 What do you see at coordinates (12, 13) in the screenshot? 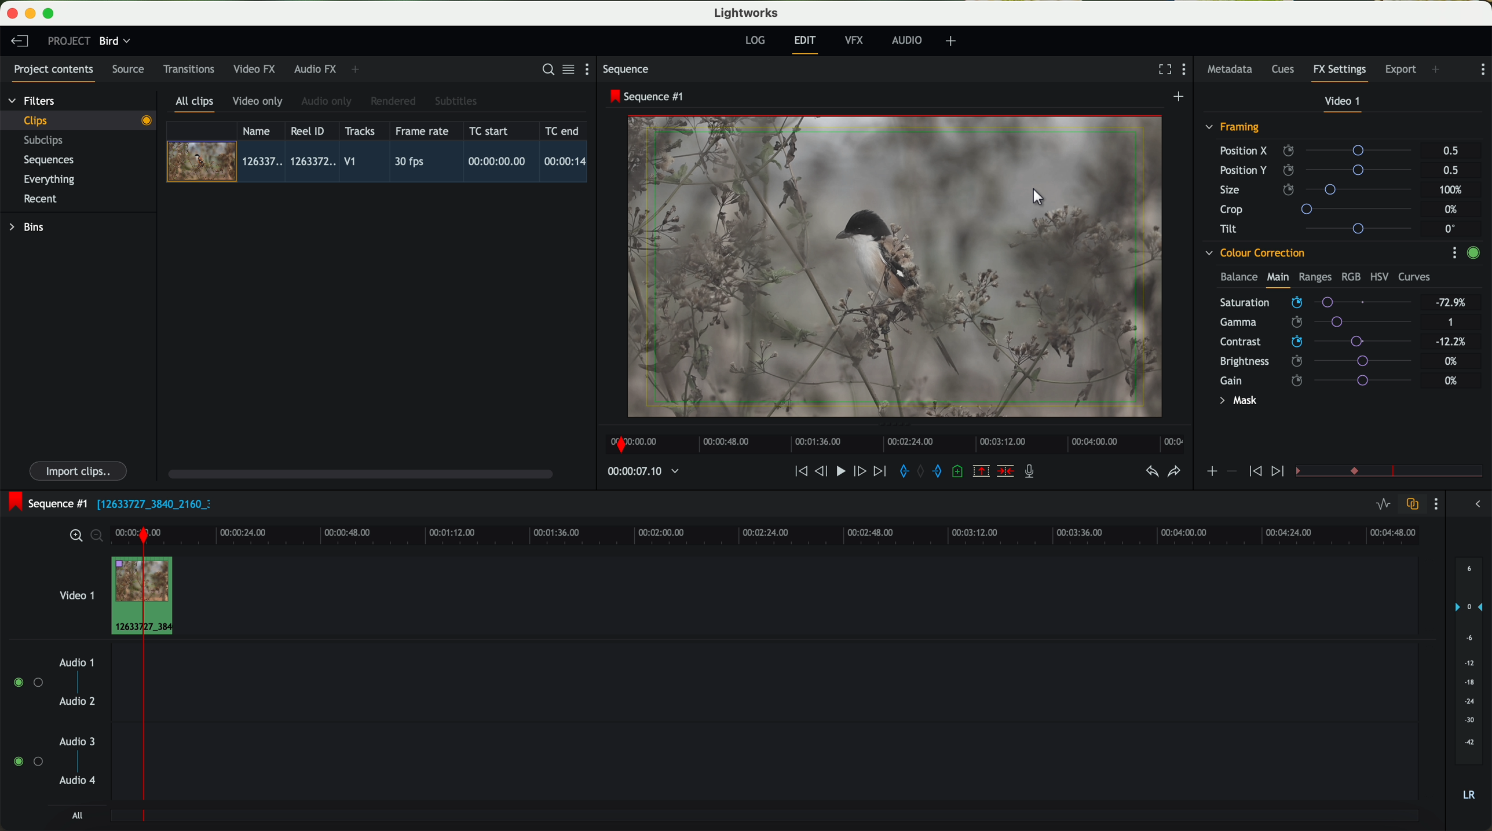
I see `close program` at bounding box center [12, 13].